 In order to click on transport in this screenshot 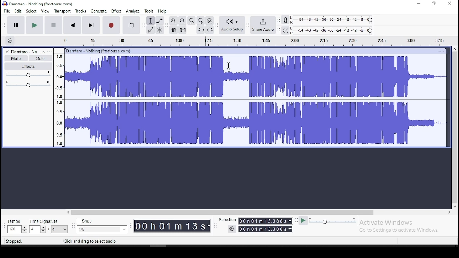, I will do `click(63, 11)`.